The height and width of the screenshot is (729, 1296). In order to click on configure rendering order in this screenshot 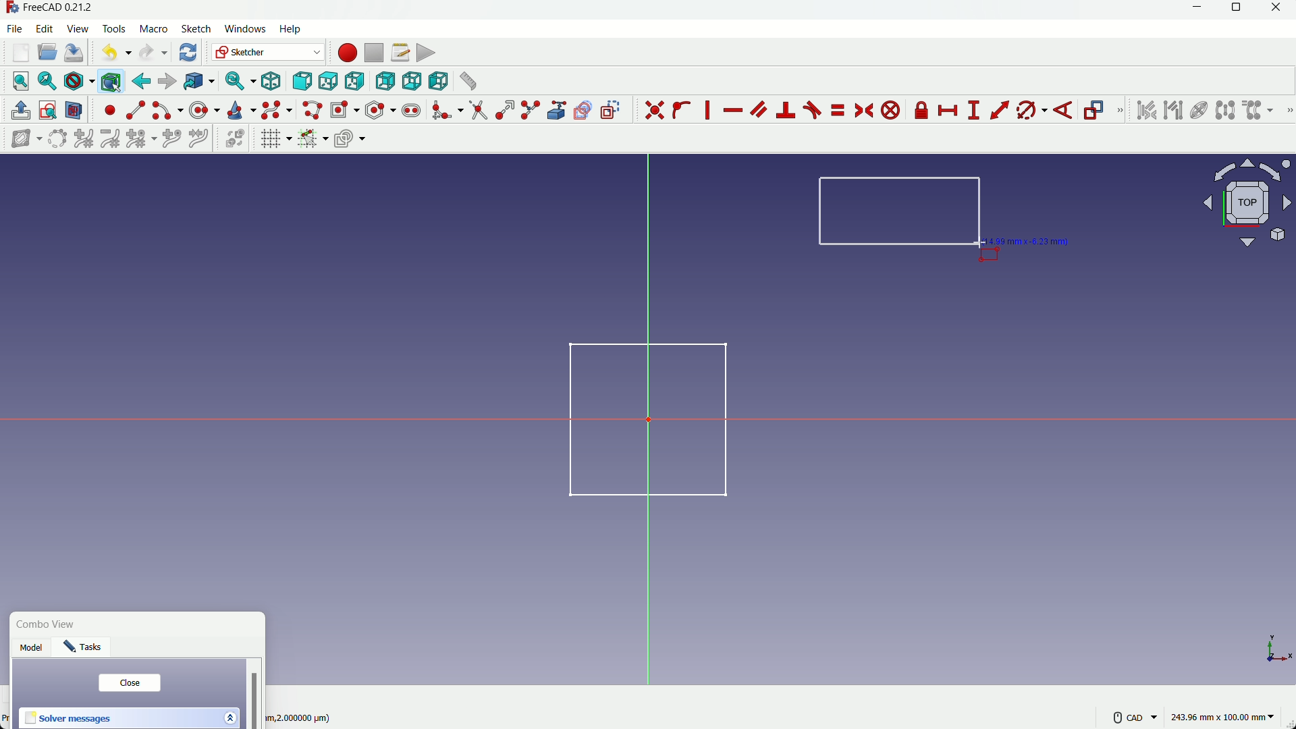, I will do `click(352, 138)`.